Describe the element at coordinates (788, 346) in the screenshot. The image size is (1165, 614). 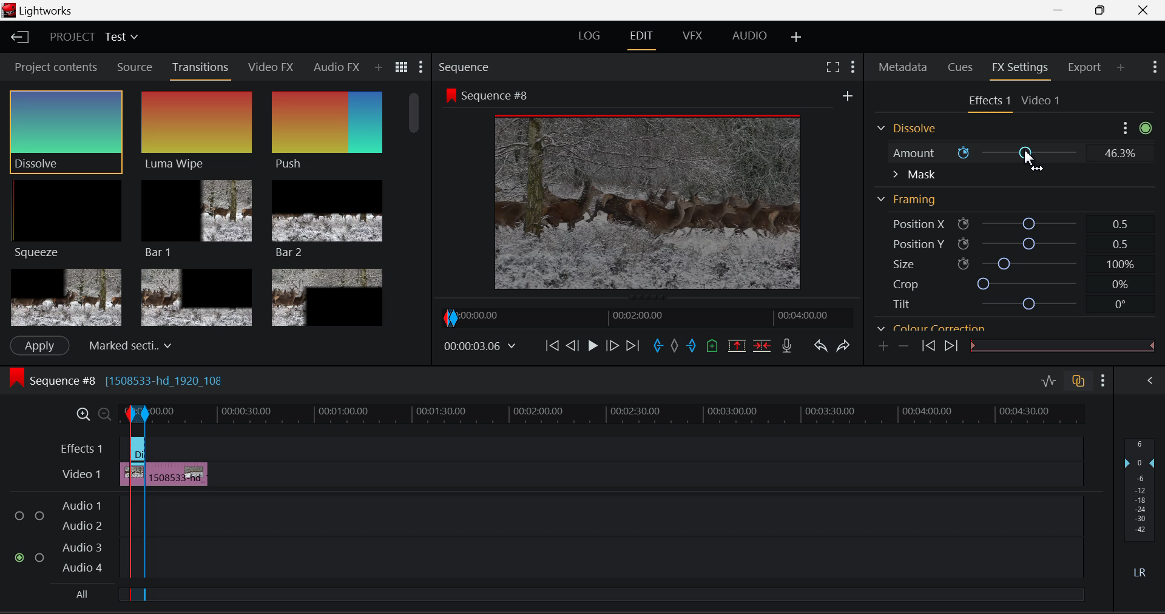
I see `Record Voiceover` at that location.